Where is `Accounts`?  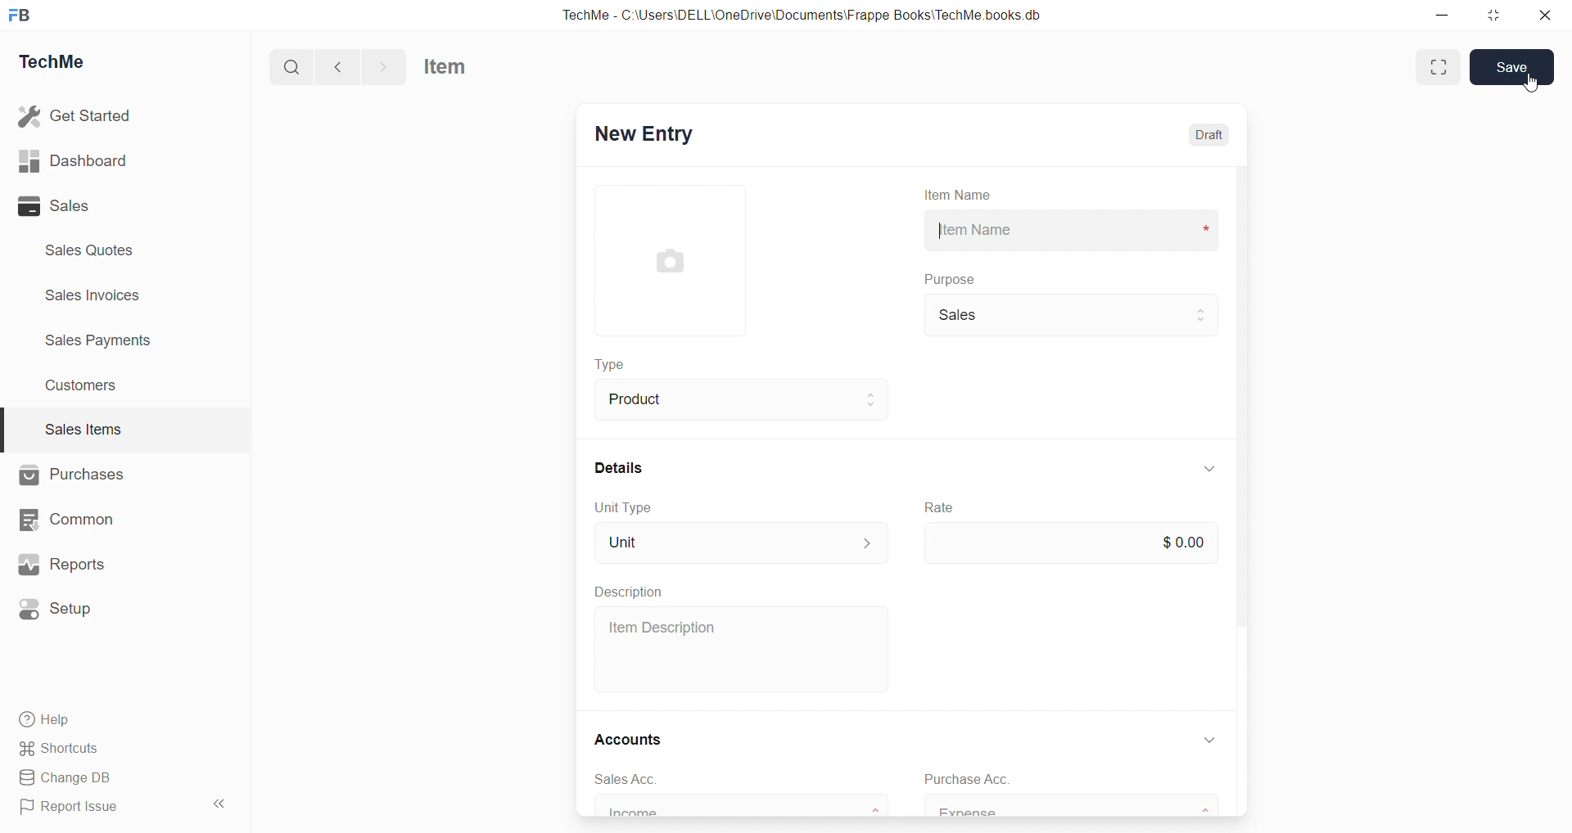 Accounts is located at coordinates (627, 739).